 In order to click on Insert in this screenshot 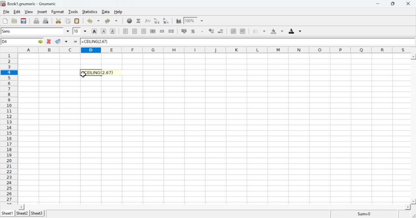, I will do `click(42, 12)`.